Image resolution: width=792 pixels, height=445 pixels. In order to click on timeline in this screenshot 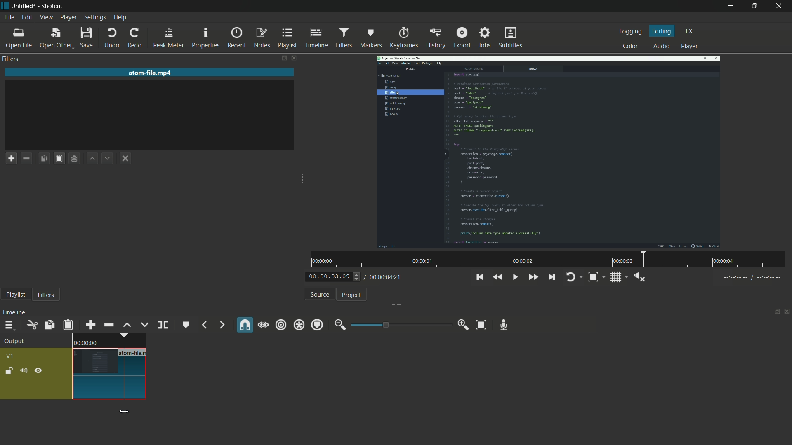, I will do `click(15, 311)`.